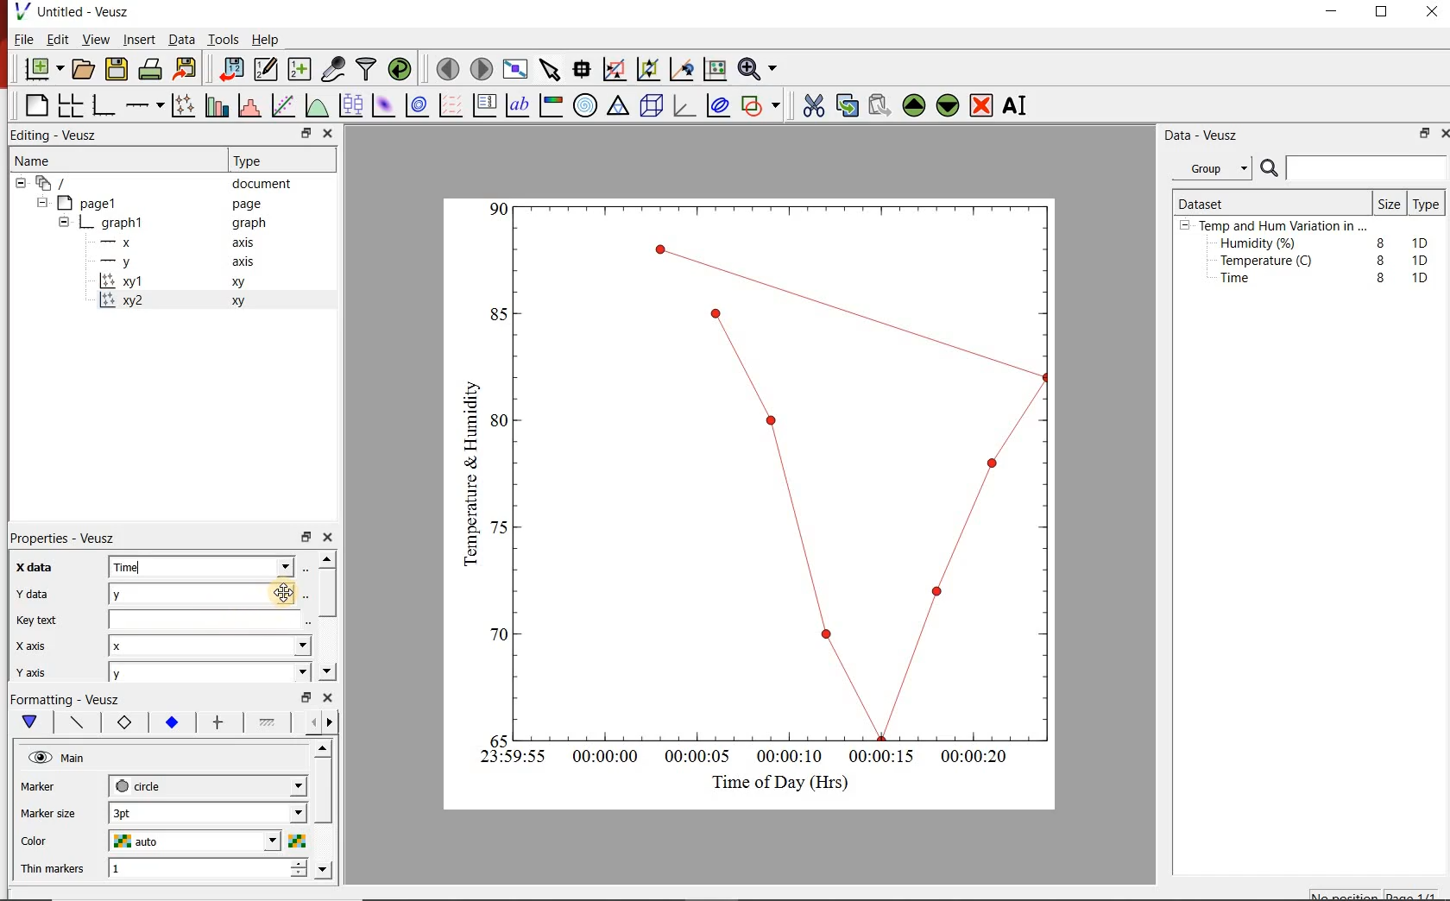 This screenshot has width=1450, height=901. What do you see at coordinates (384, 106) in the screenshot?
I see `plot a 2d dataset as an image` at bounding box center [384, 106].